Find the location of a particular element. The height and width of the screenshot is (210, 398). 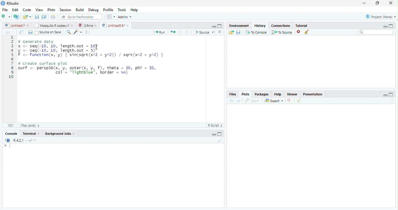

Profile is located at coordinates (108, 10).